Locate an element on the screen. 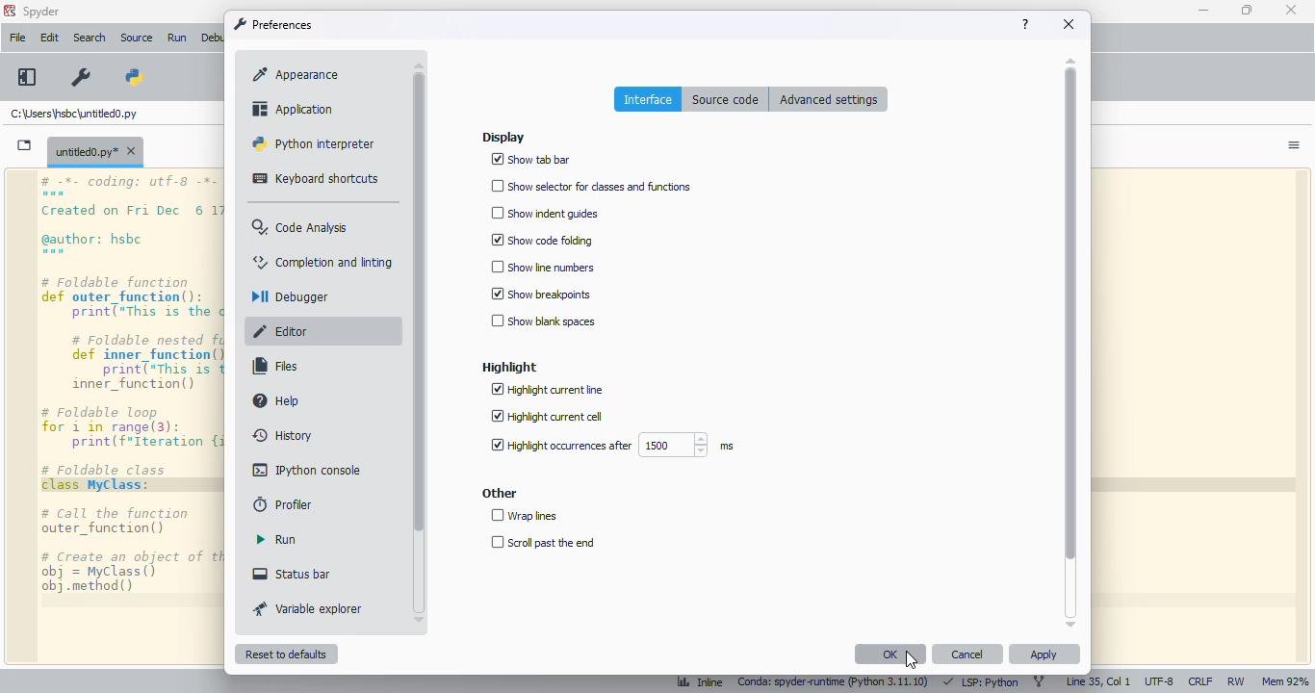 This screenshot has height=693, width=1315. LSP: python is located at coordinates (980, 682).